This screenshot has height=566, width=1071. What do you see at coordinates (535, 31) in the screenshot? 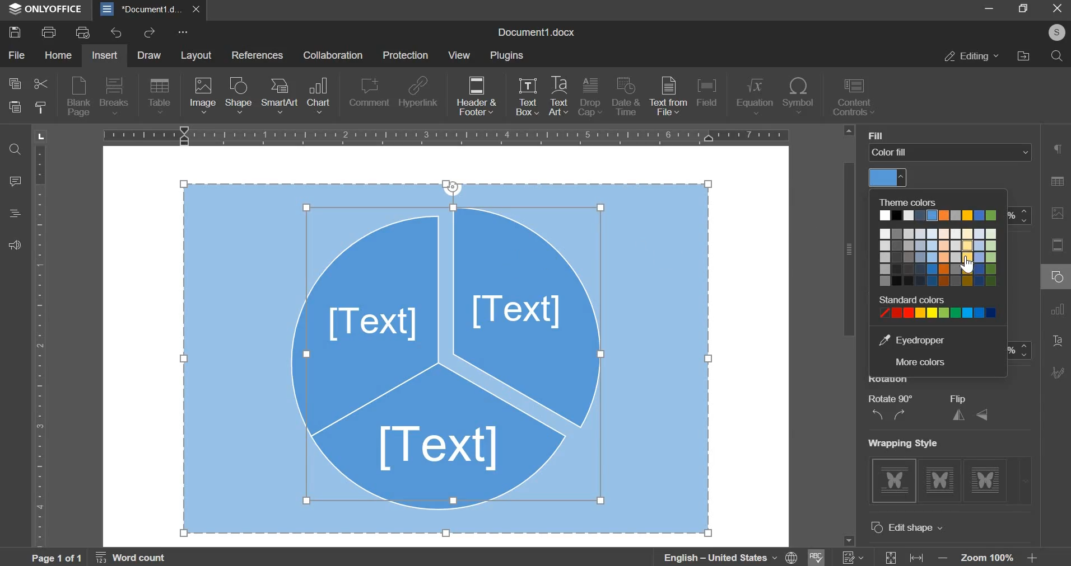
I see `Document1.docx` at bounding box center [535, 31].